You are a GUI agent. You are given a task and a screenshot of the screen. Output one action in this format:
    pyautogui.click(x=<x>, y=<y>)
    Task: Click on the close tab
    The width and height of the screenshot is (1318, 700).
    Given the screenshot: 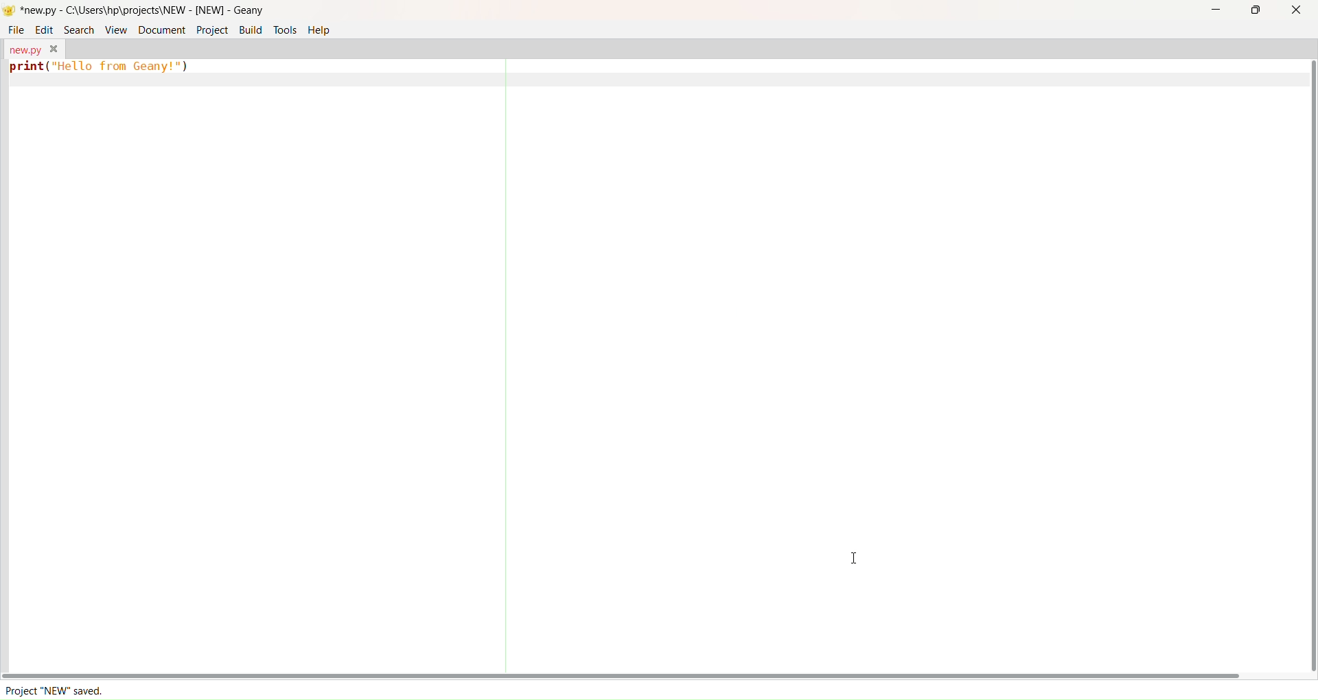 What is the action you would take?
    pyautogui.click(x=54, y=49)
    